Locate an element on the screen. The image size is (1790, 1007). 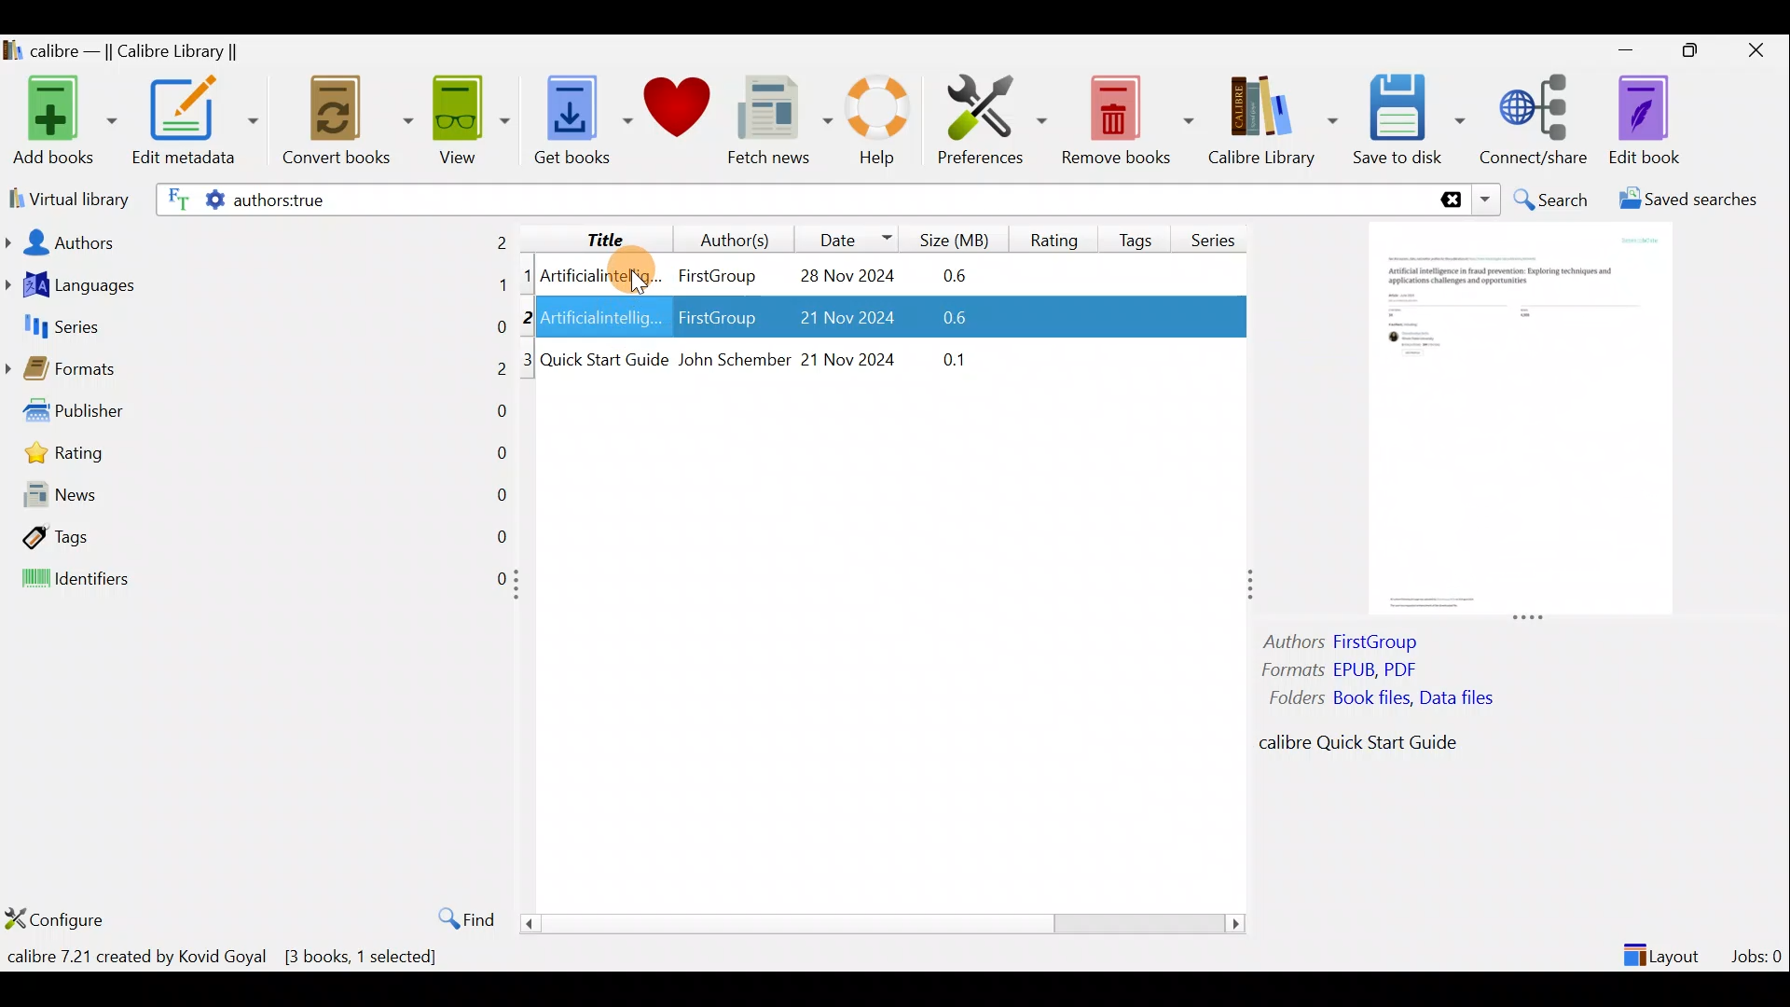
Connect/share is located at coordinates (1536, 117).